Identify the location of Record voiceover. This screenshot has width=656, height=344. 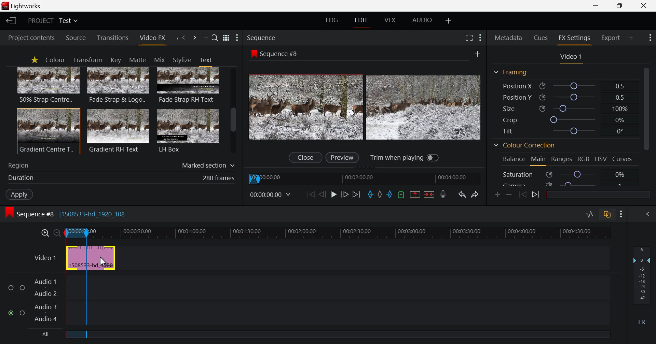
(443, 195).